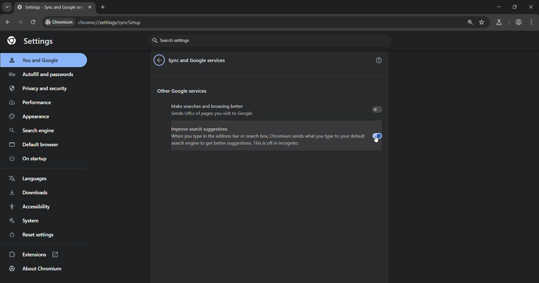 The image size is (539, 283). I want to click on account, so click(518, 22).